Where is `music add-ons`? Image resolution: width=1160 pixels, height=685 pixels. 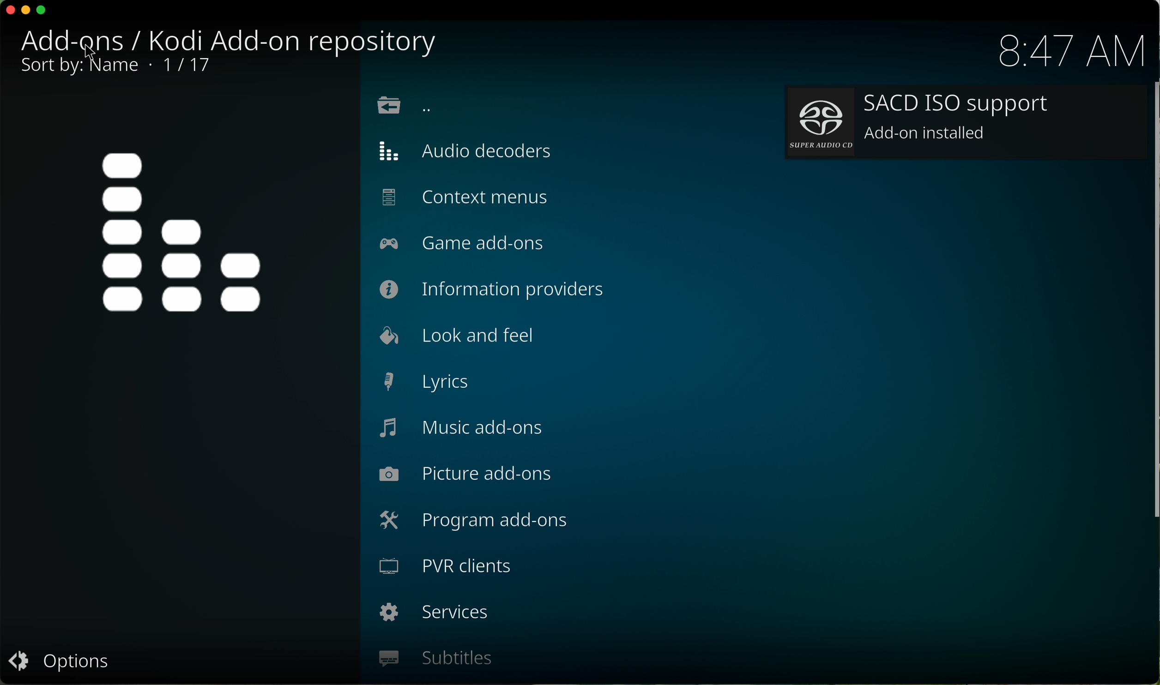
music add-ons is located at coordinates (462, 429).